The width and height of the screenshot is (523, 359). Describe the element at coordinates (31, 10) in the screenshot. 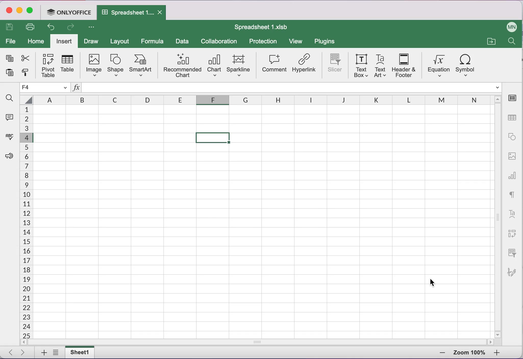

I see `maximize` at that location.